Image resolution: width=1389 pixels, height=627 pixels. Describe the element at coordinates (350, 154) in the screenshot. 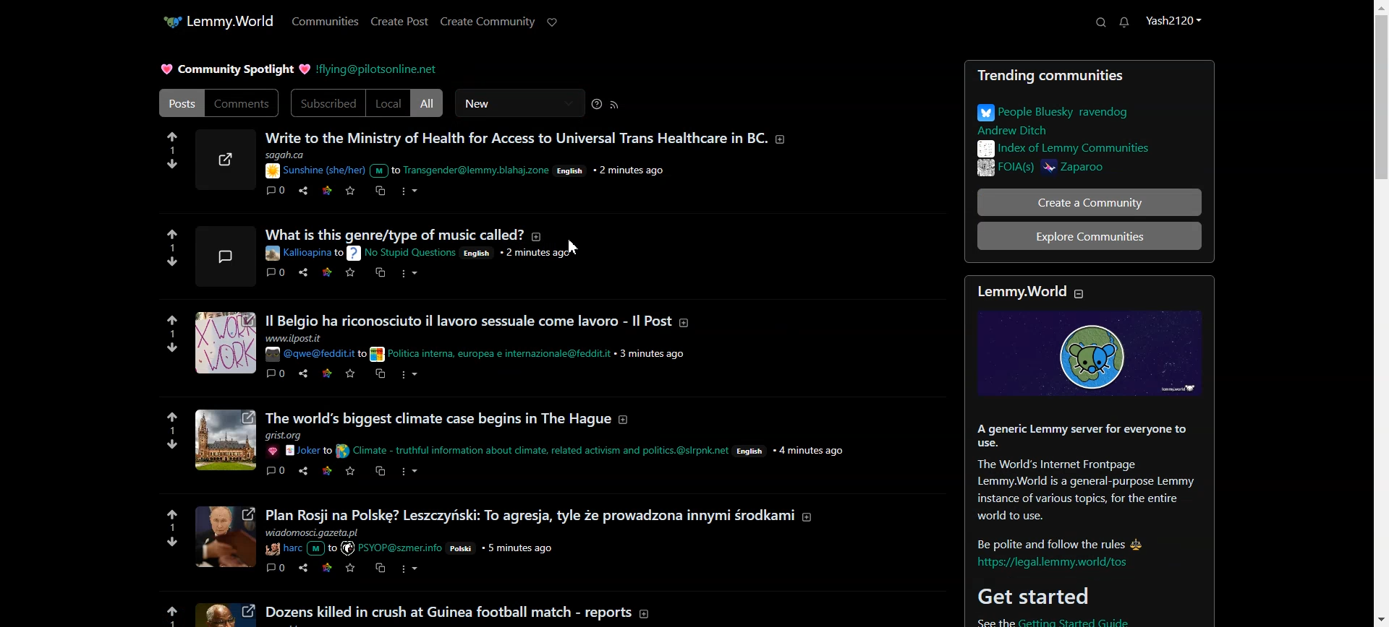

I see `text` at that location.